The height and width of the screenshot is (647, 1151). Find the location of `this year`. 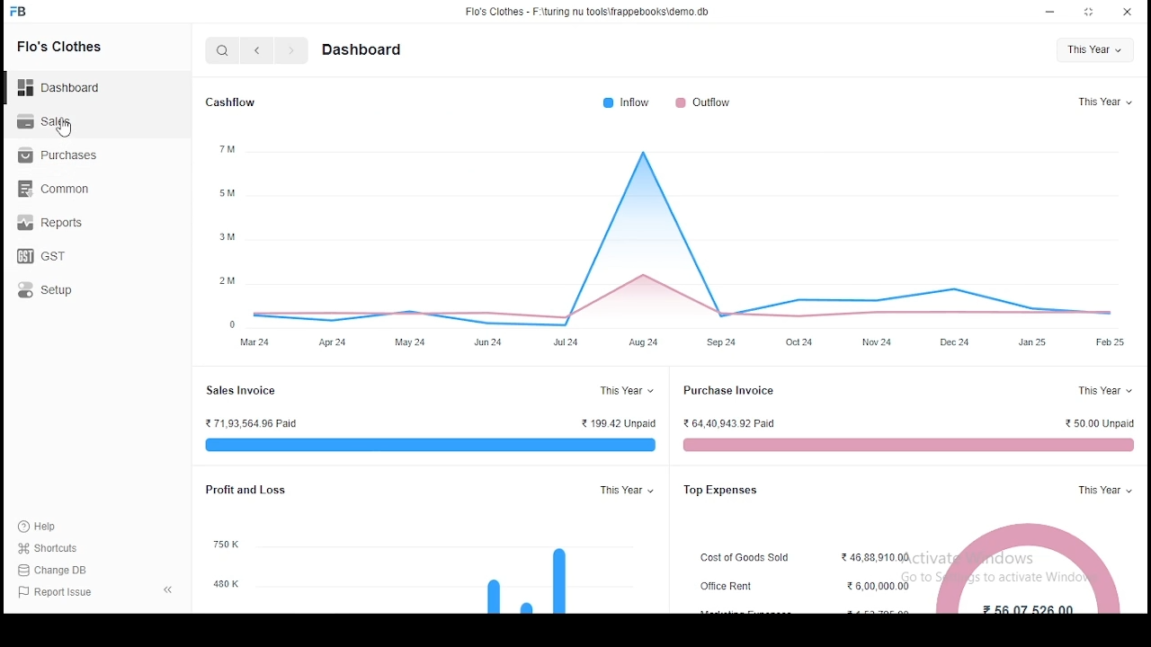

this year is located at coordinates (623, 390).